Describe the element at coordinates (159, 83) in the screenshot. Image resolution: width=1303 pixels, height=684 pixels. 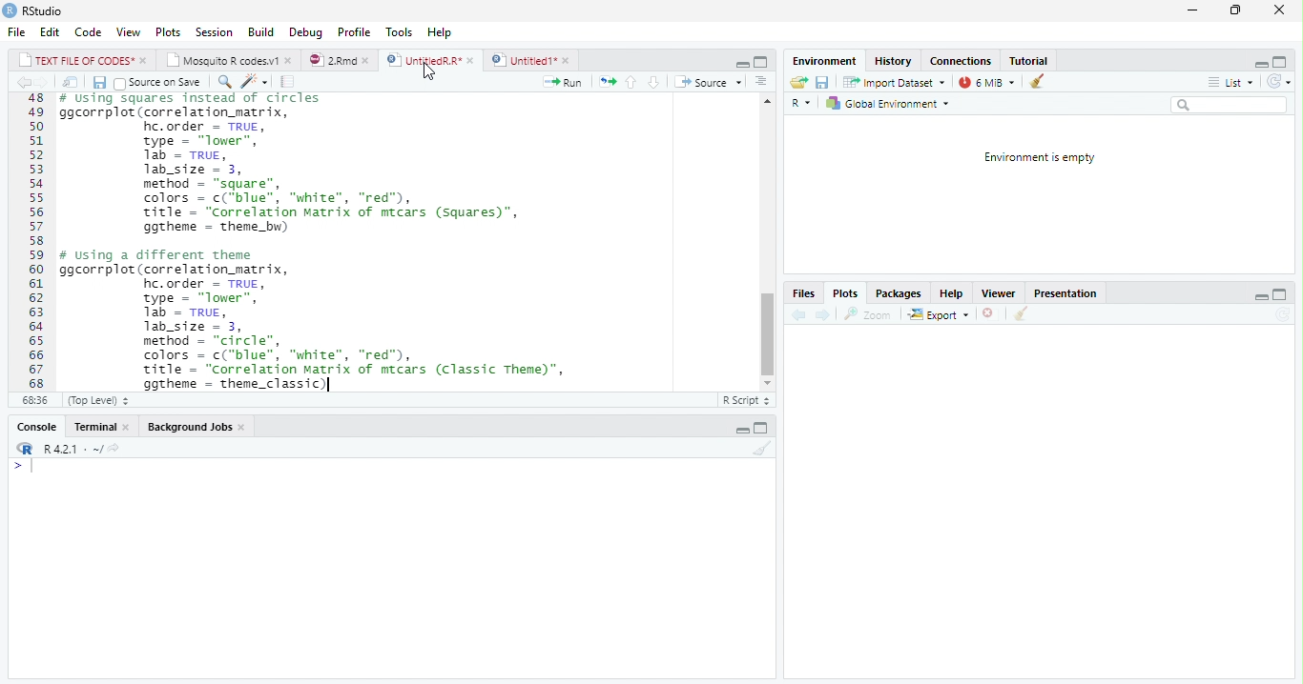
I see `Source on Save` at that location.